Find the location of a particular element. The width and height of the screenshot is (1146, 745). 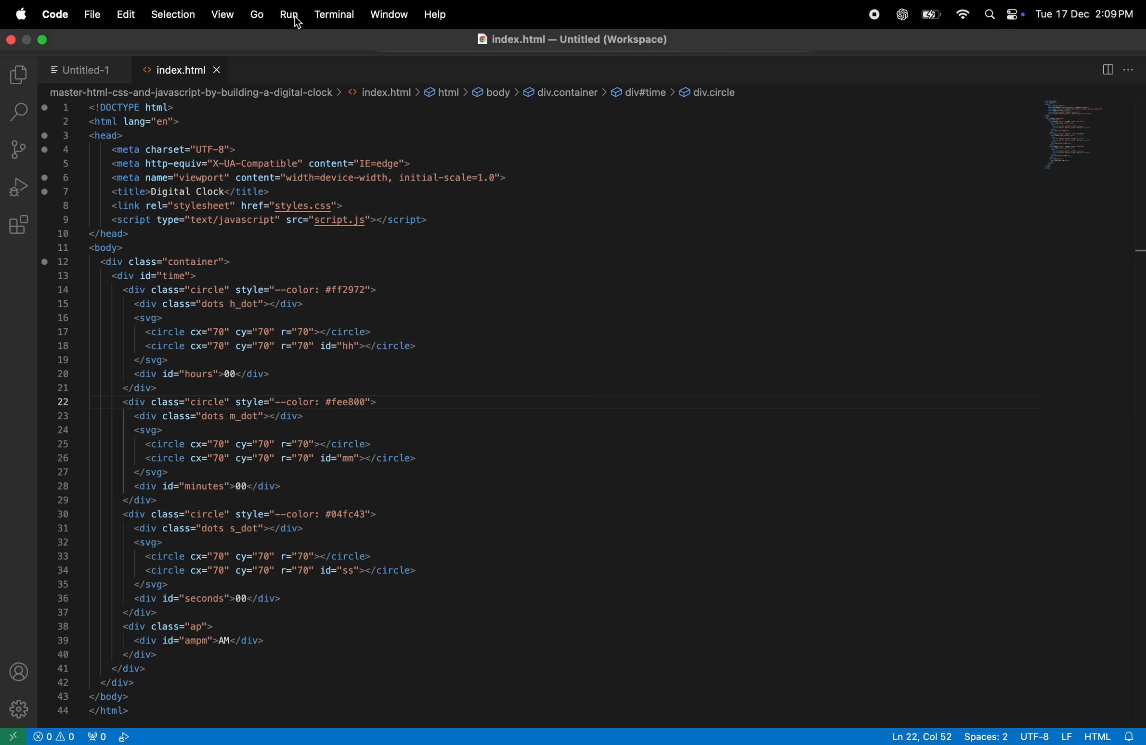

Go is located at coordinates (257, 15).